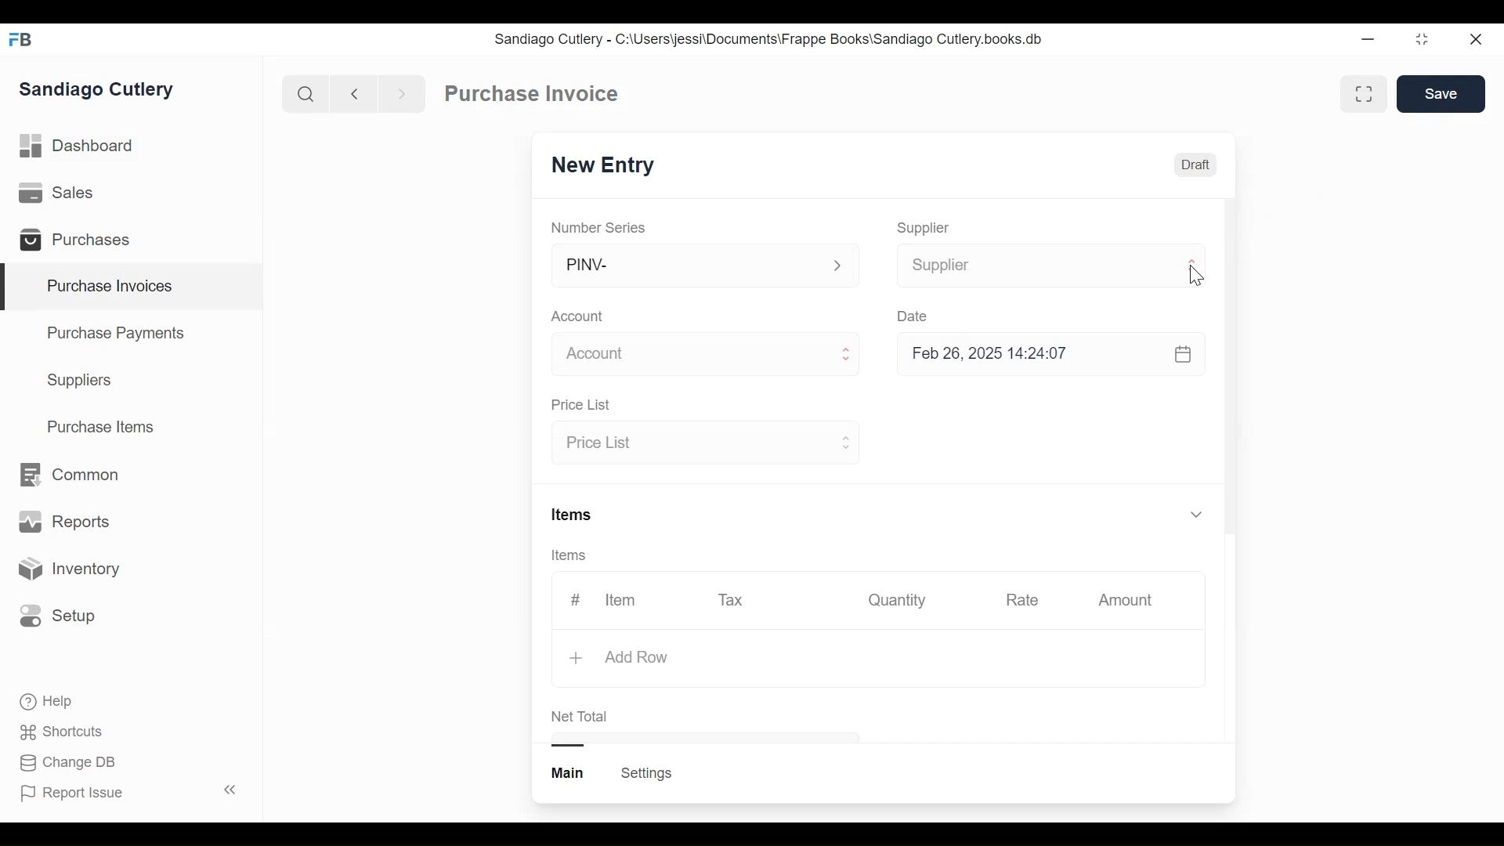 The height and width of the screenshot is (846, 1504). What do you see at coordinates (80, 381) in the screenshot?
I see `Suppliers` at bounding box center [80, 381].